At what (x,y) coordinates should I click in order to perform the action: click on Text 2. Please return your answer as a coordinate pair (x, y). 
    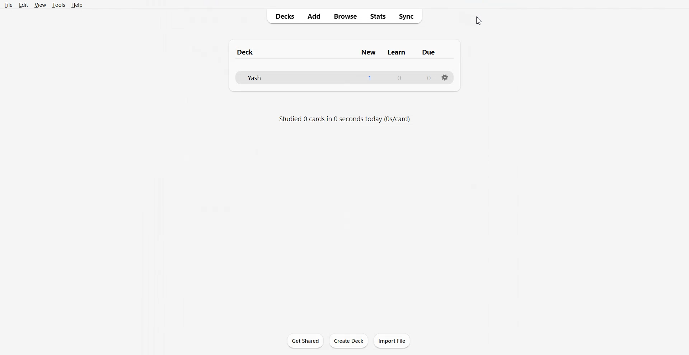
    Looking at the image, I should click on (343, 119).